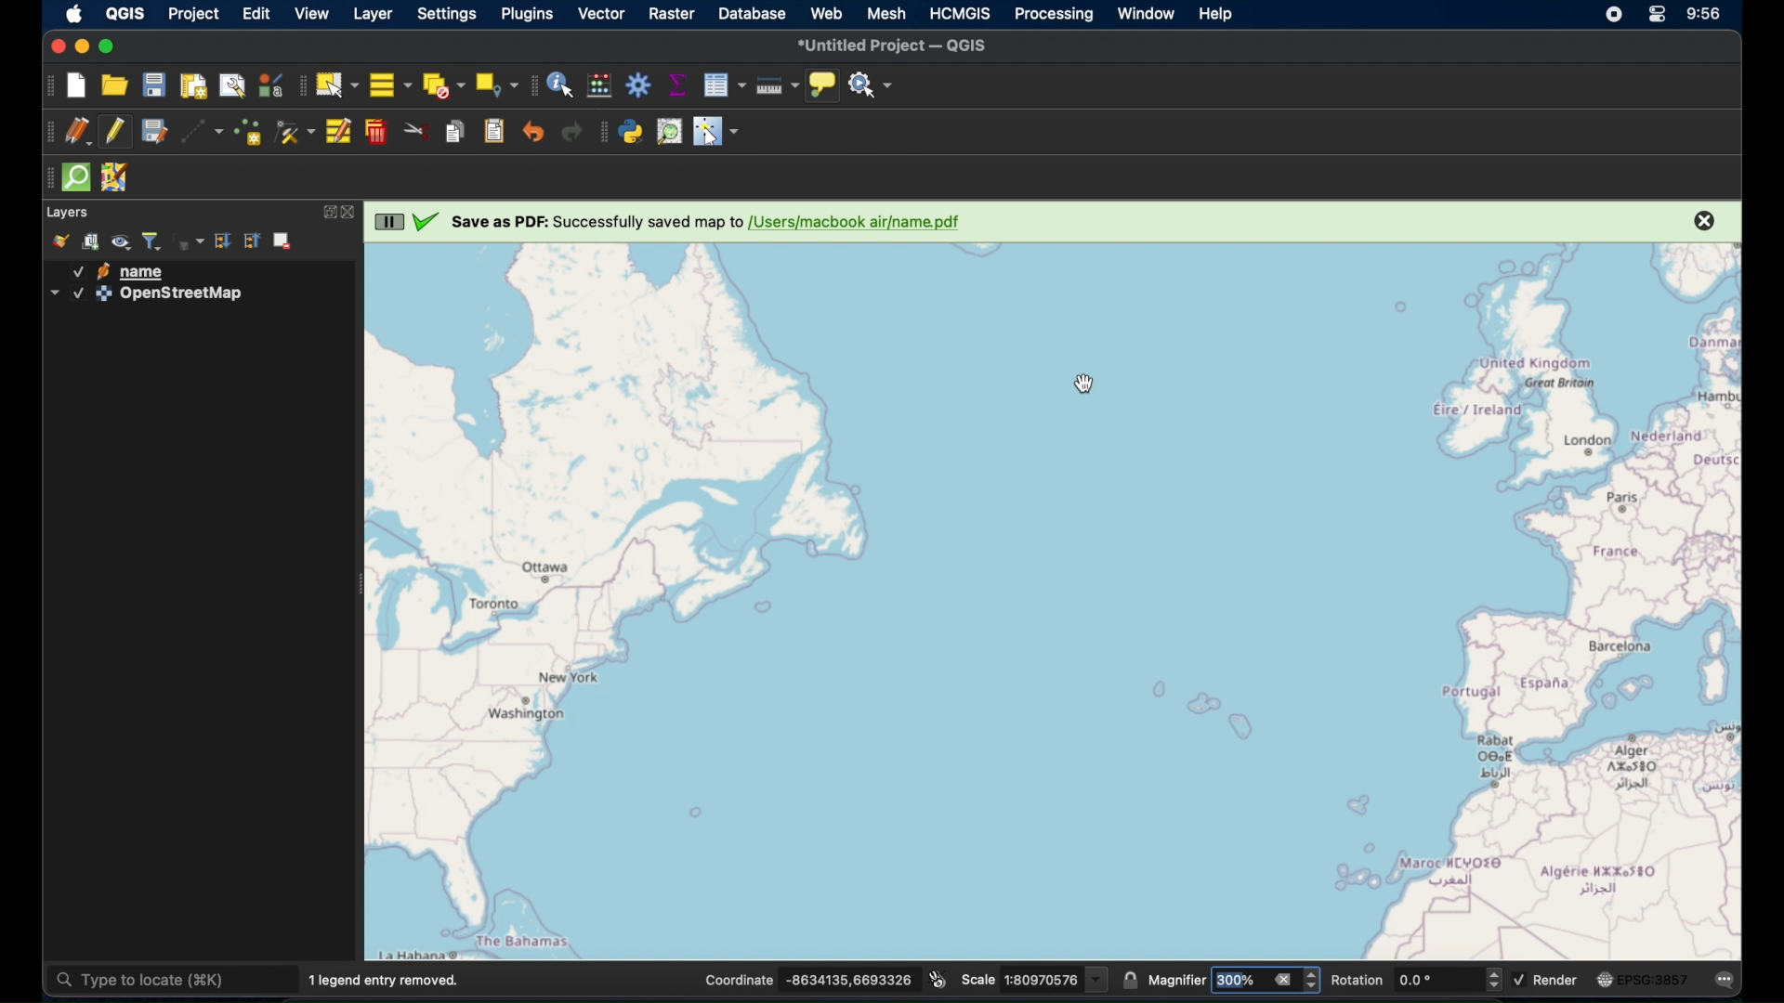  What do you see at coordinates (252, 241) in the screenshot?
I see `collapse all` at bounding box center [252, 241].